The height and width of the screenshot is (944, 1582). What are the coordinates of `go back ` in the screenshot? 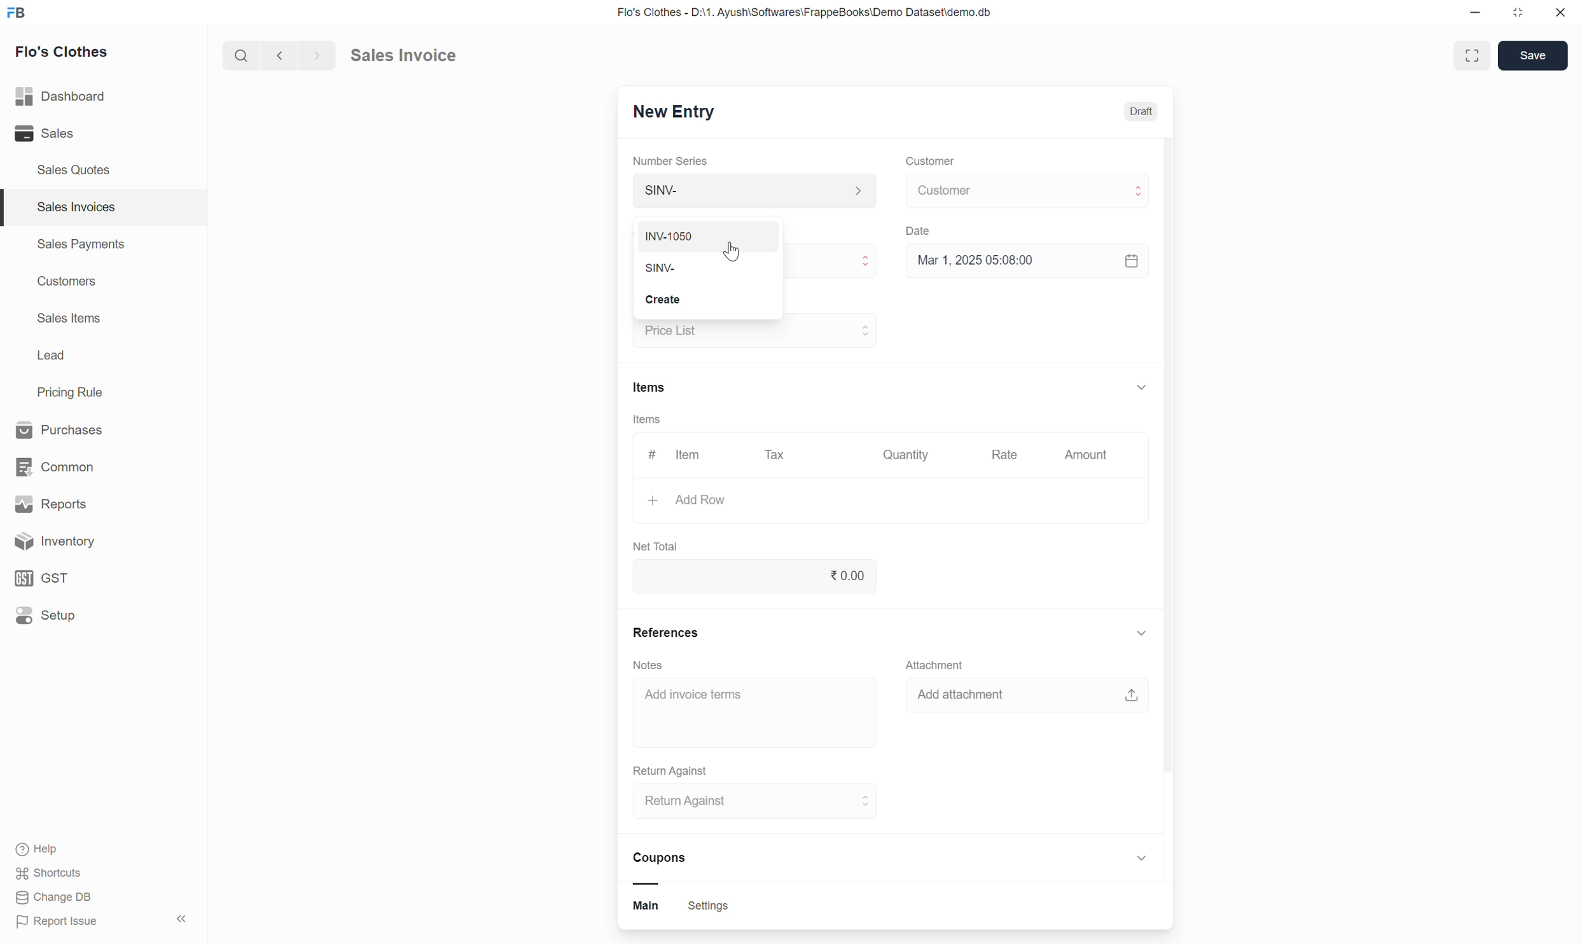 It's located at (279, 58).